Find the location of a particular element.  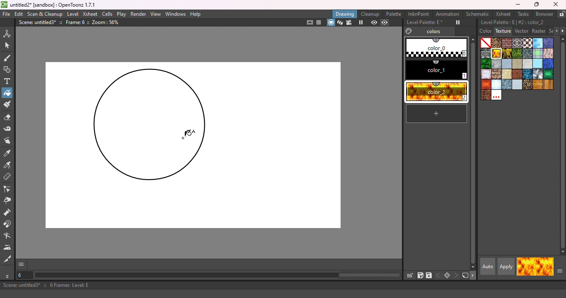

Set key is located at coordinates (447, 276).